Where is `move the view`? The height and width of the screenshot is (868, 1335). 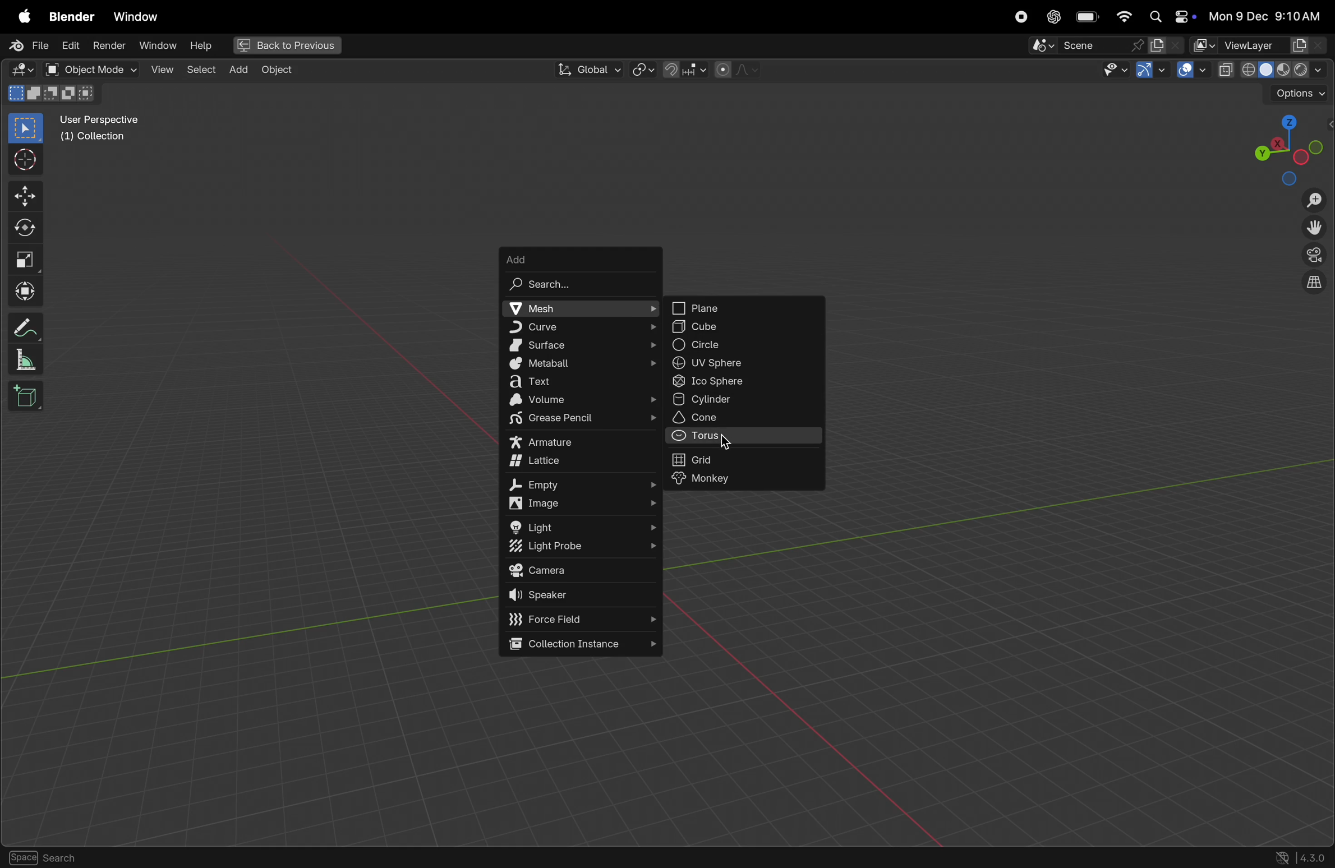
move the view is located at coordinates (1311, 228).